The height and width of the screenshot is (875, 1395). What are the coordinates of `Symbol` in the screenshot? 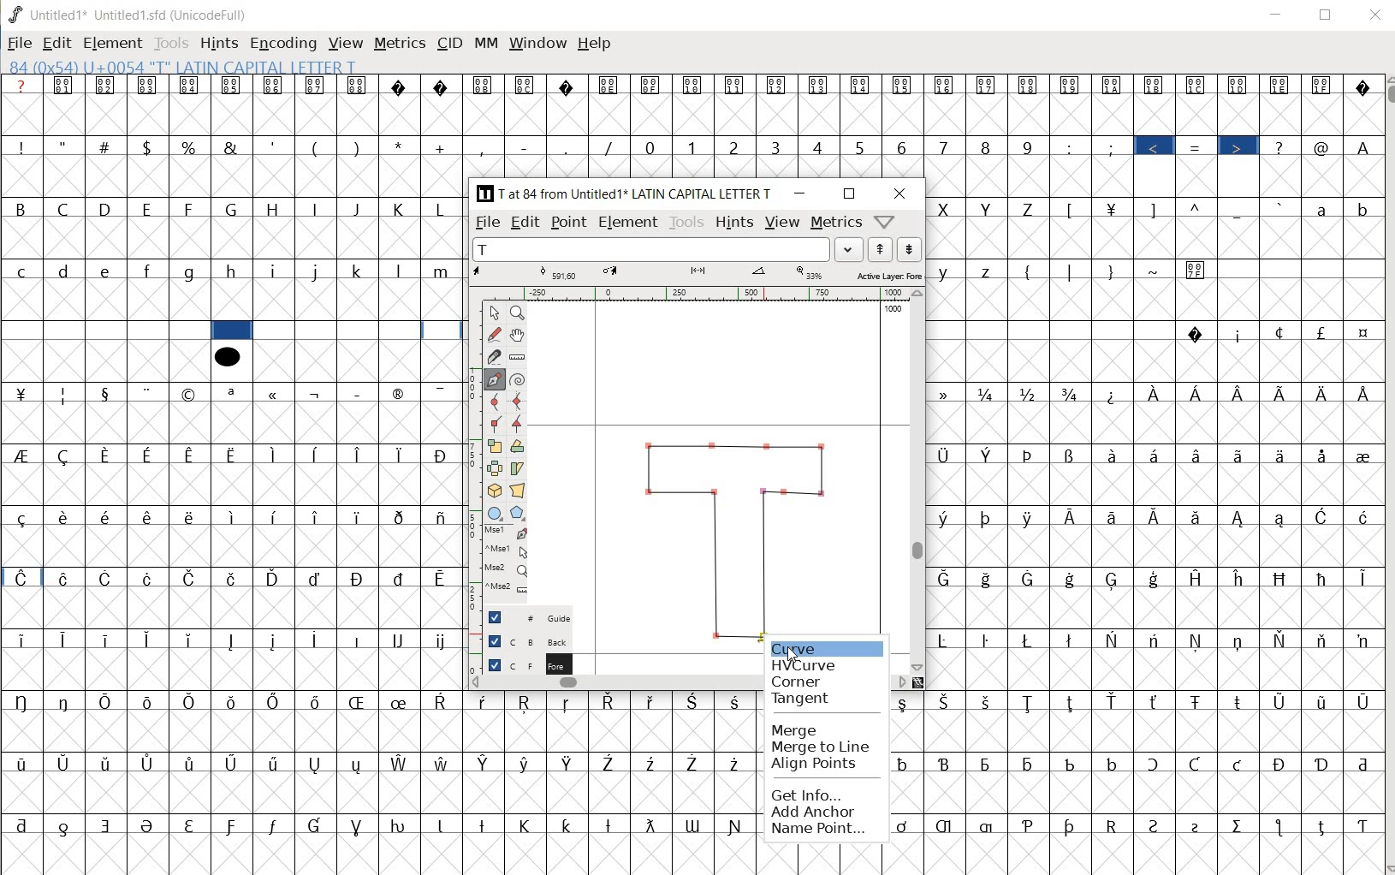 It's located at (1072, 579).